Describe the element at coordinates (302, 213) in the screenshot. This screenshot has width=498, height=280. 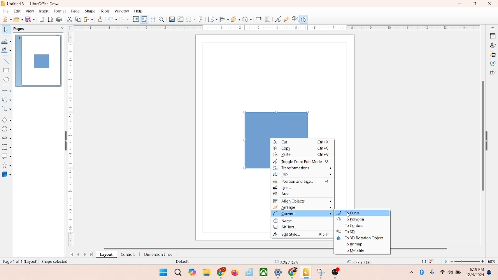
I see `convert` at that location.